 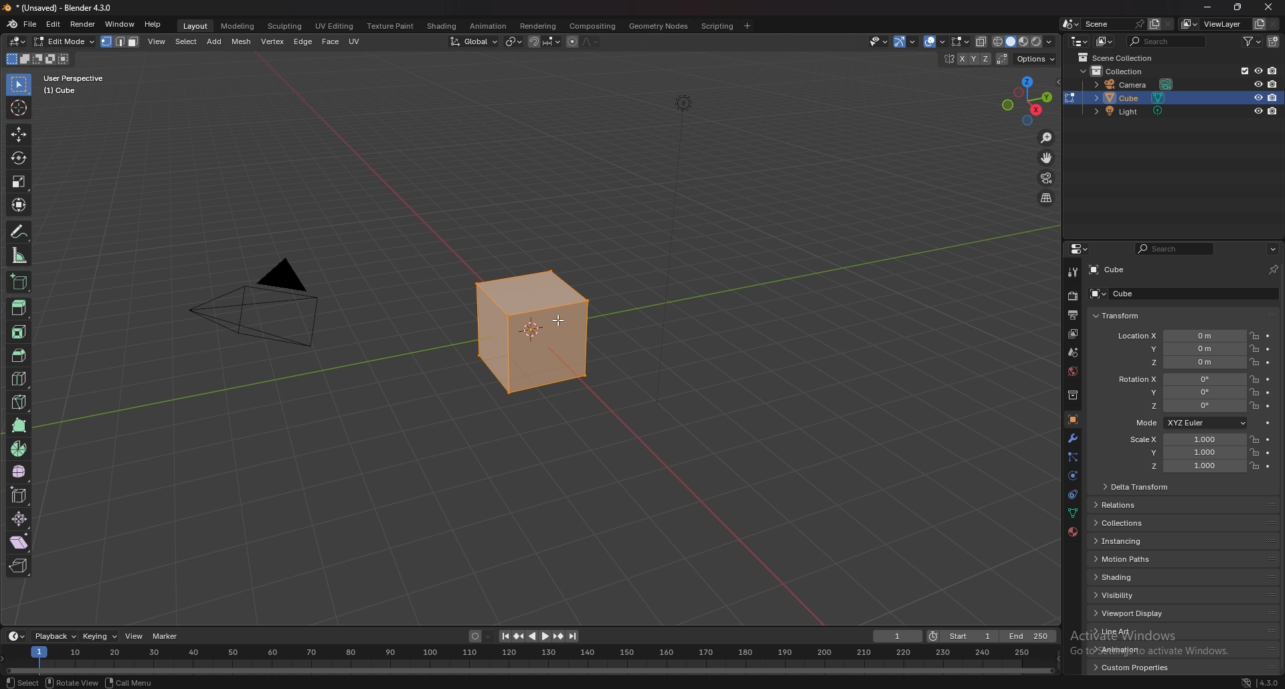 I want to click on rotation y, so click(x=1180, y=393).